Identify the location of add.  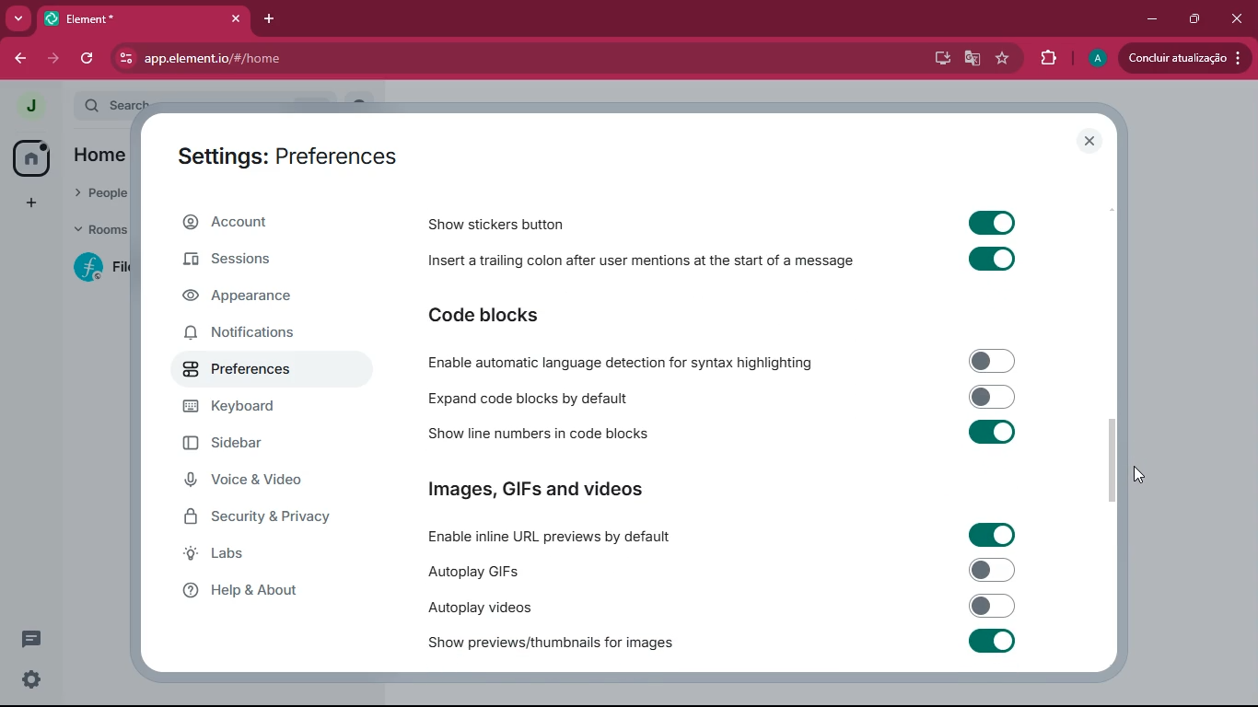
(28, 203).